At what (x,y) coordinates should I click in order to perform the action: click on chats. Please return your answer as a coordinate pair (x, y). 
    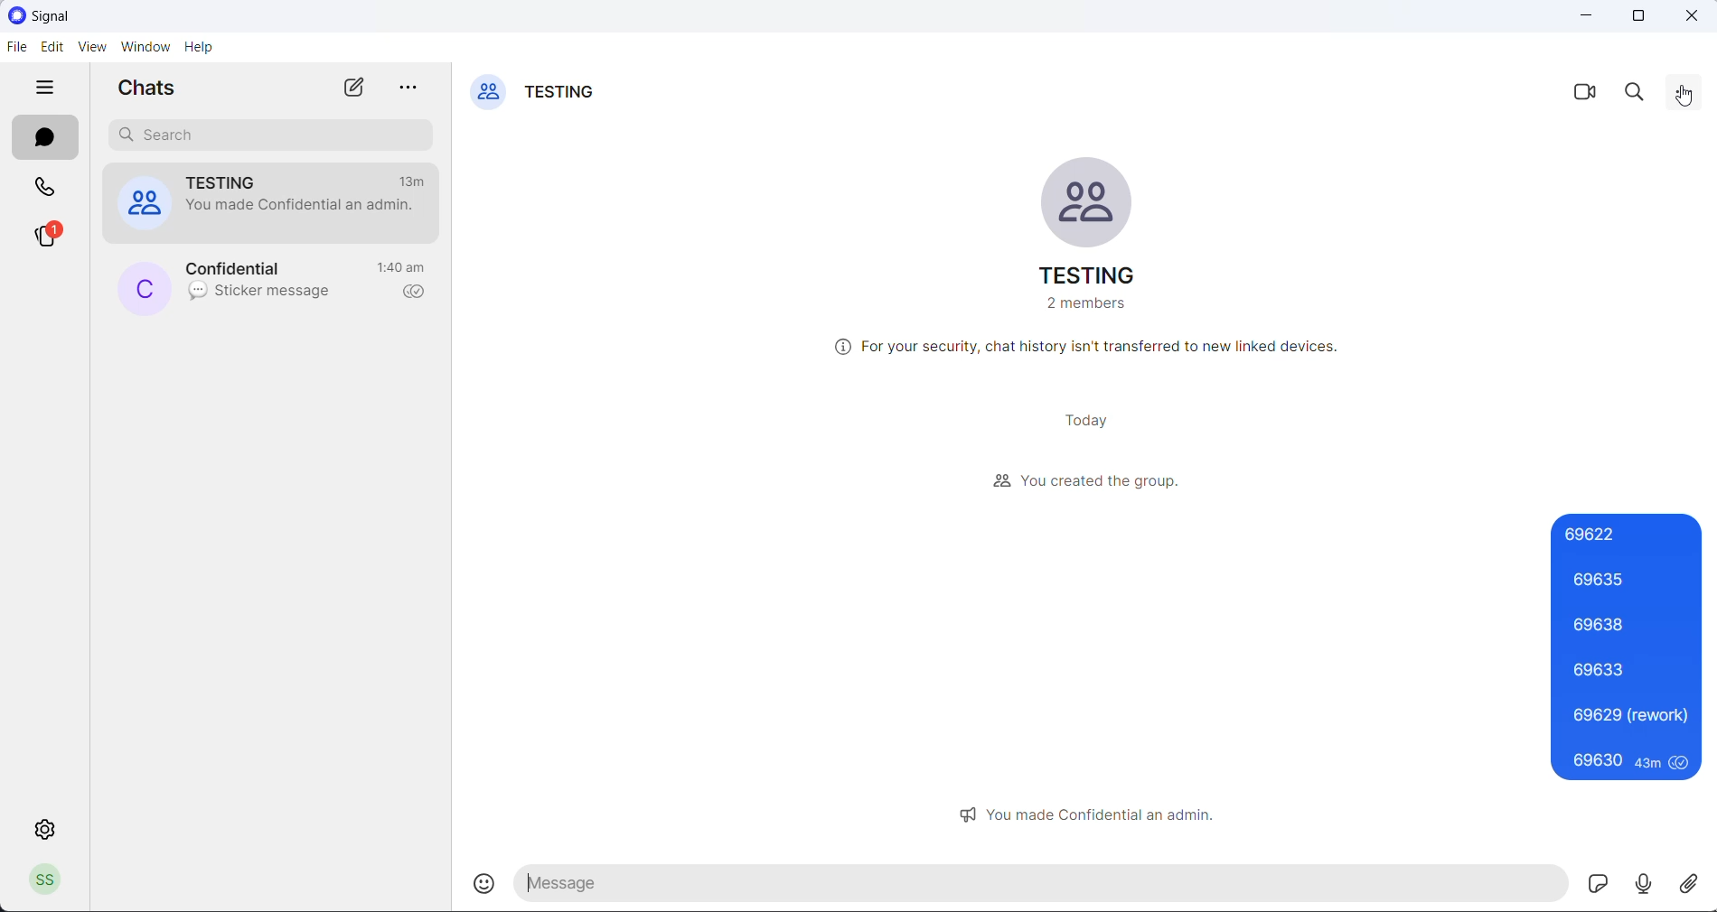
    Looking at the image, I should click on (47, 136).